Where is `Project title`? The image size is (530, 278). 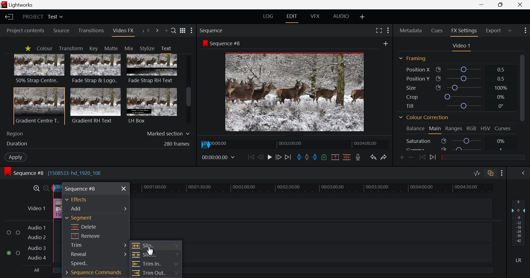 Project title is located at coordinates (44, 17).